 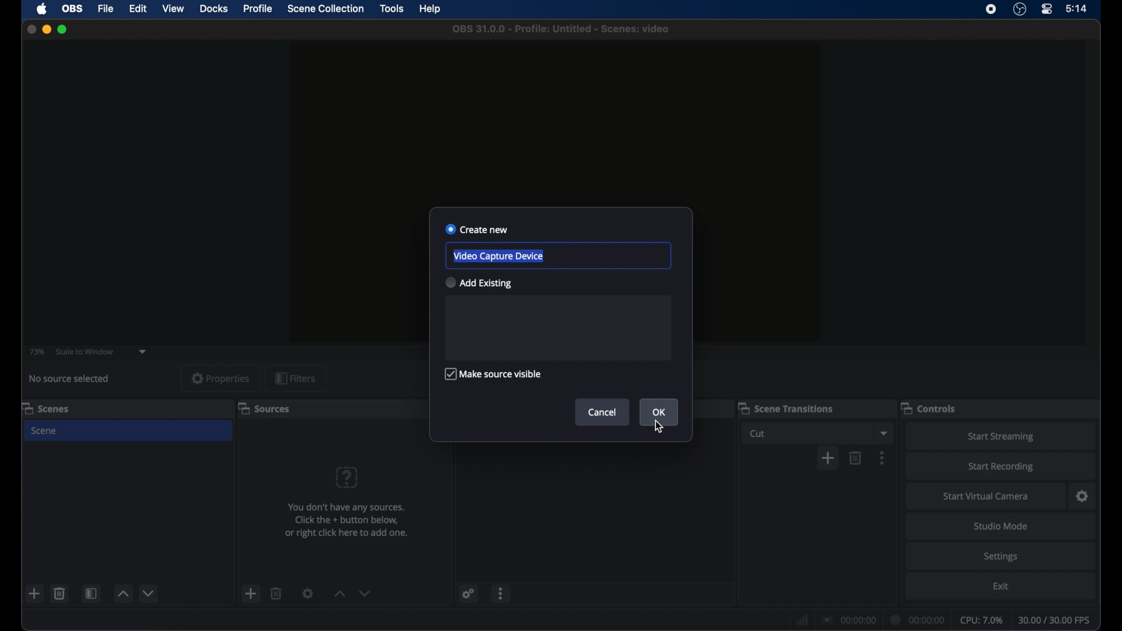 I want to click on start streaming, so click(x=1002, y=437).